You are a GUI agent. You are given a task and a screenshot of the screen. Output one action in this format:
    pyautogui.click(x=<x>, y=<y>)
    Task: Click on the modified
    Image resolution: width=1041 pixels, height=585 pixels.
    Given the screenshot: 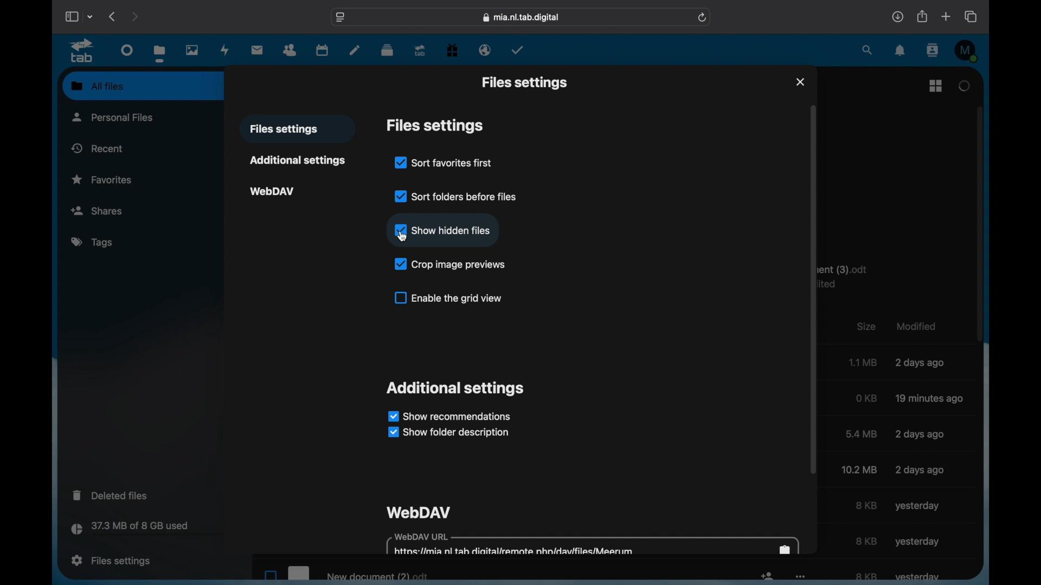 What is the action you would take?
    pyautogui.click(x=917, y=326)
    